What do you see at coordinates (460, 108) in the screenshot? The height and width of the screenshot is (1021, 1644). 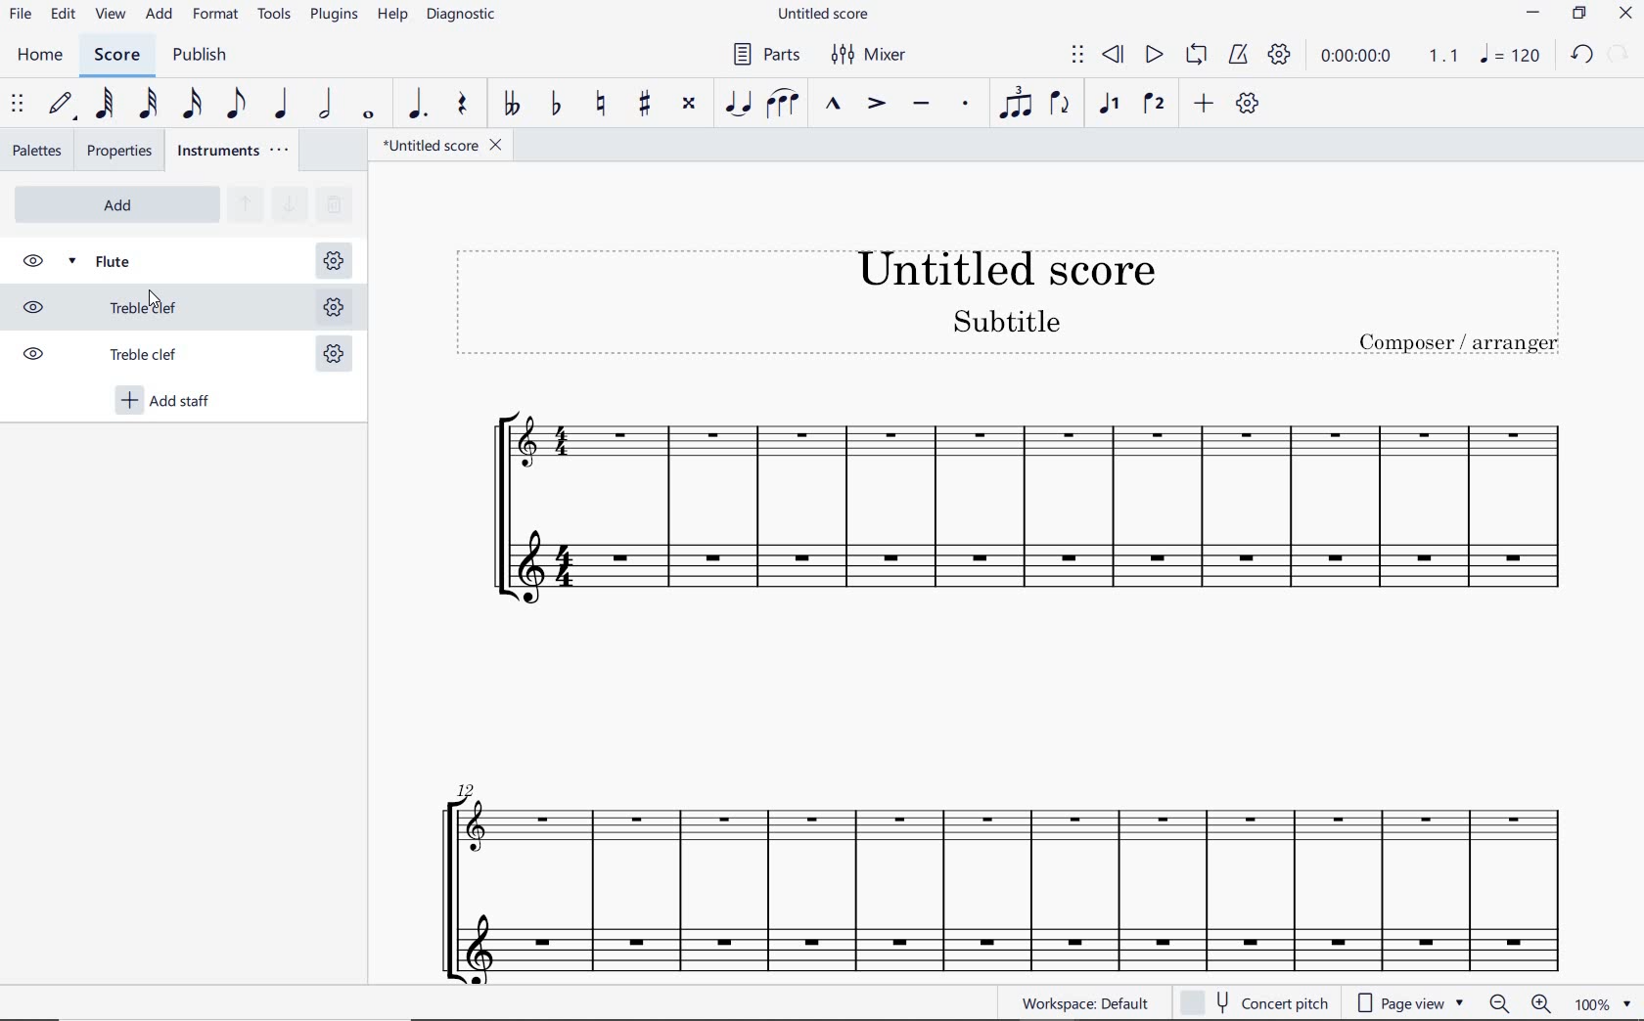 I see `rest` at bounding box center [460, 108].